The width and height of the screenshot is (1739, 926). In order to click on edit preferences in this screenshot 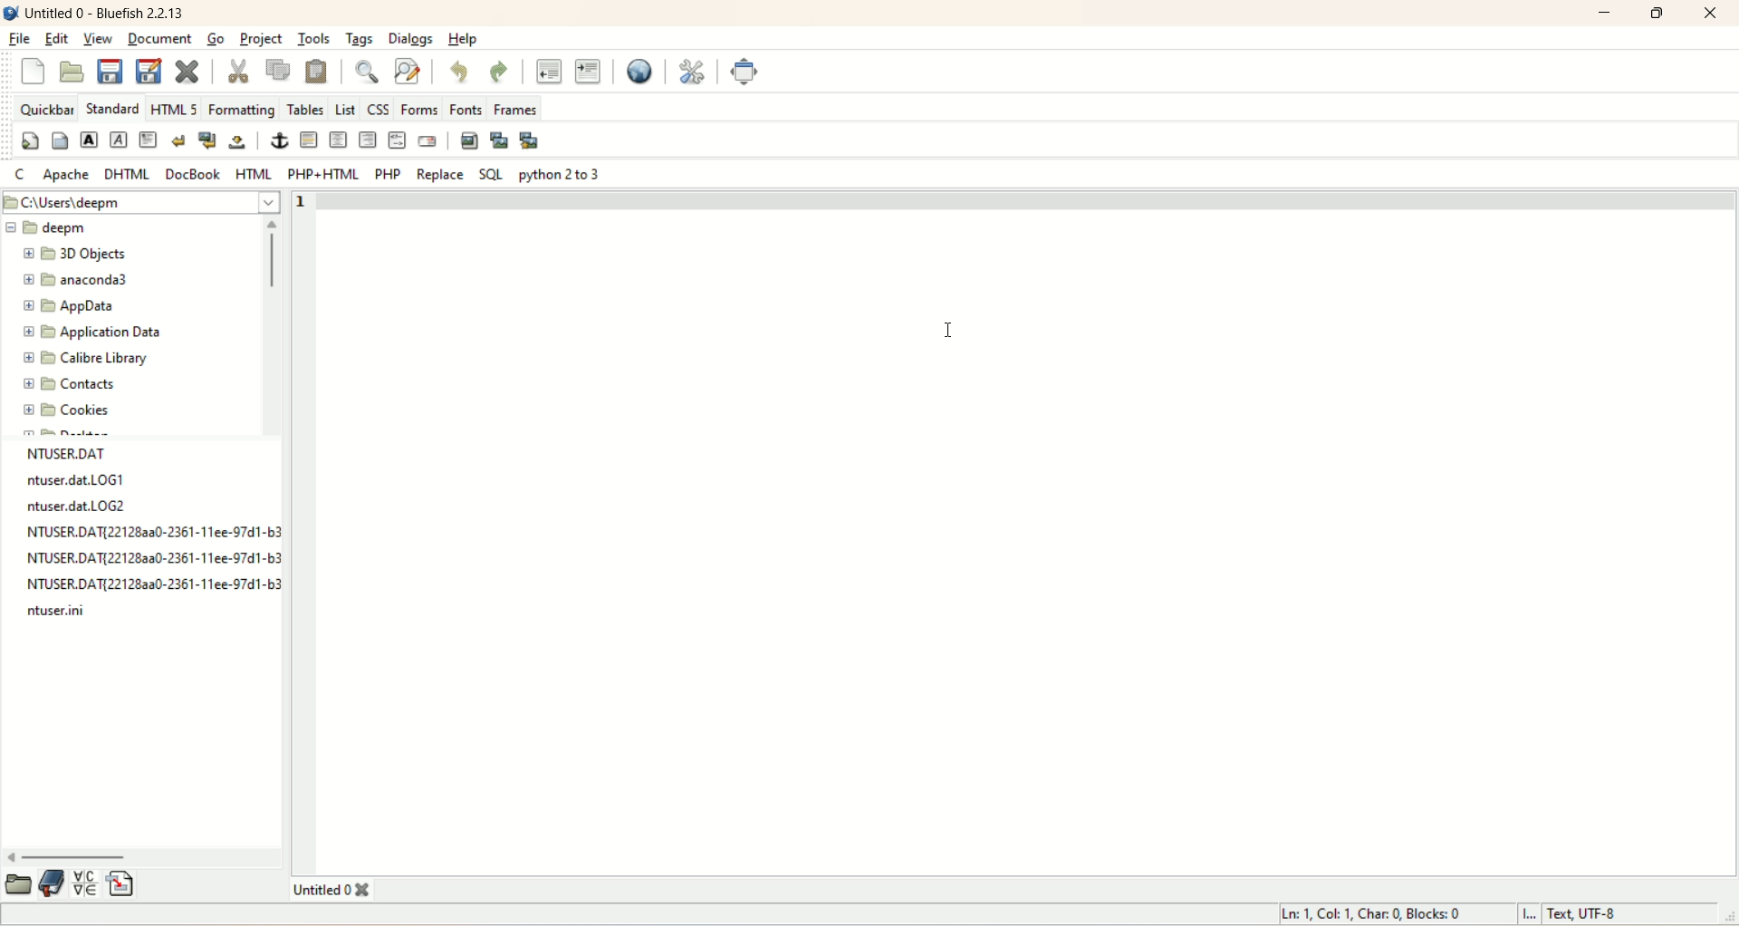, I will do `click(690, 73)`.